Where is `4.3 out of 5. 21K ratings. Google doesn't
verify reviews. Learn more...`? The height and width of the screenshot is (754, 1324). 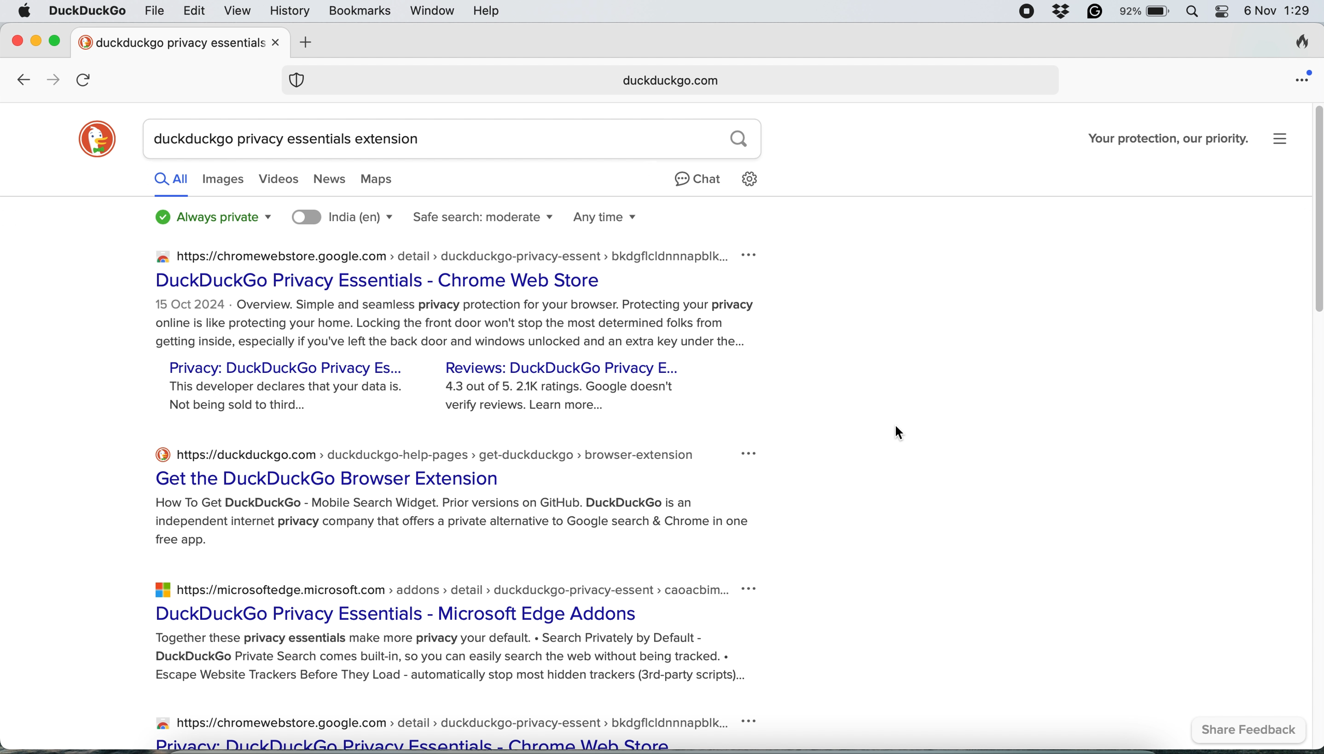
4.3 out of 5. 21K ratings. Google doesn't
verify reviews. Learn more... is located at coordinates (562, 396).